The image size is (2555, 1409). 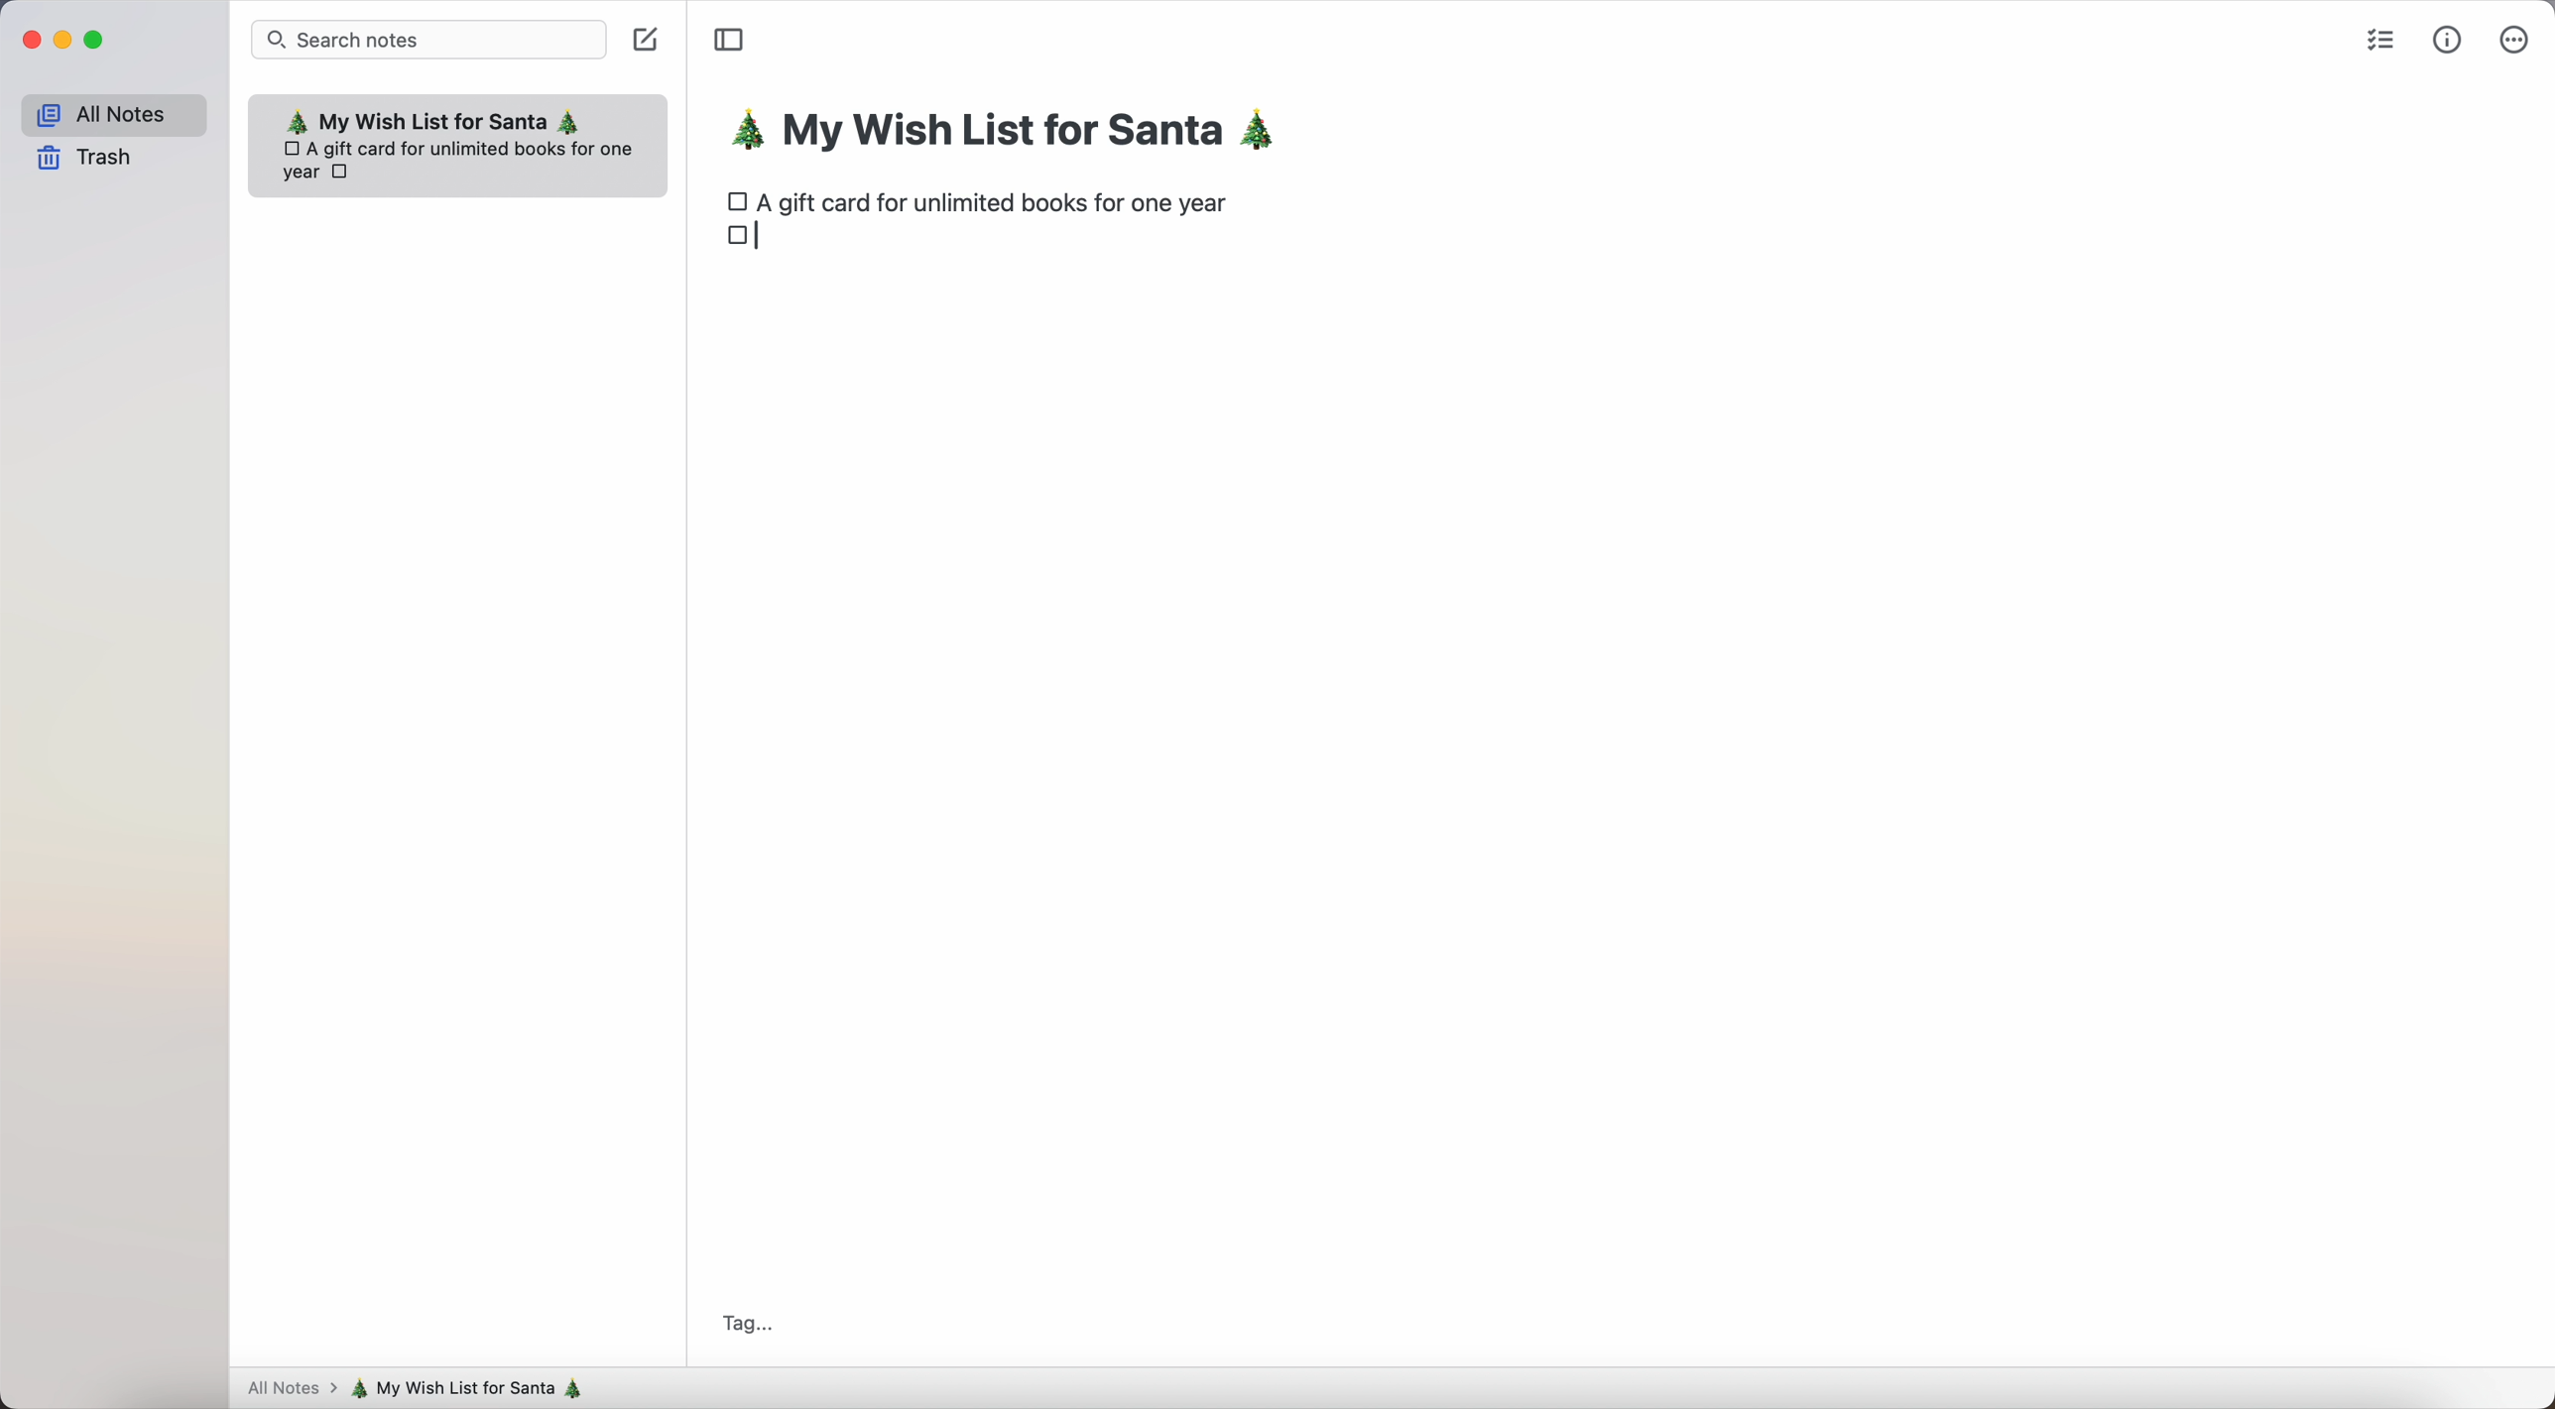 What do you see at coordinates (62, 42) in the screenshot?
I see `minimize Simplenote` at bounding box center [62, 42].